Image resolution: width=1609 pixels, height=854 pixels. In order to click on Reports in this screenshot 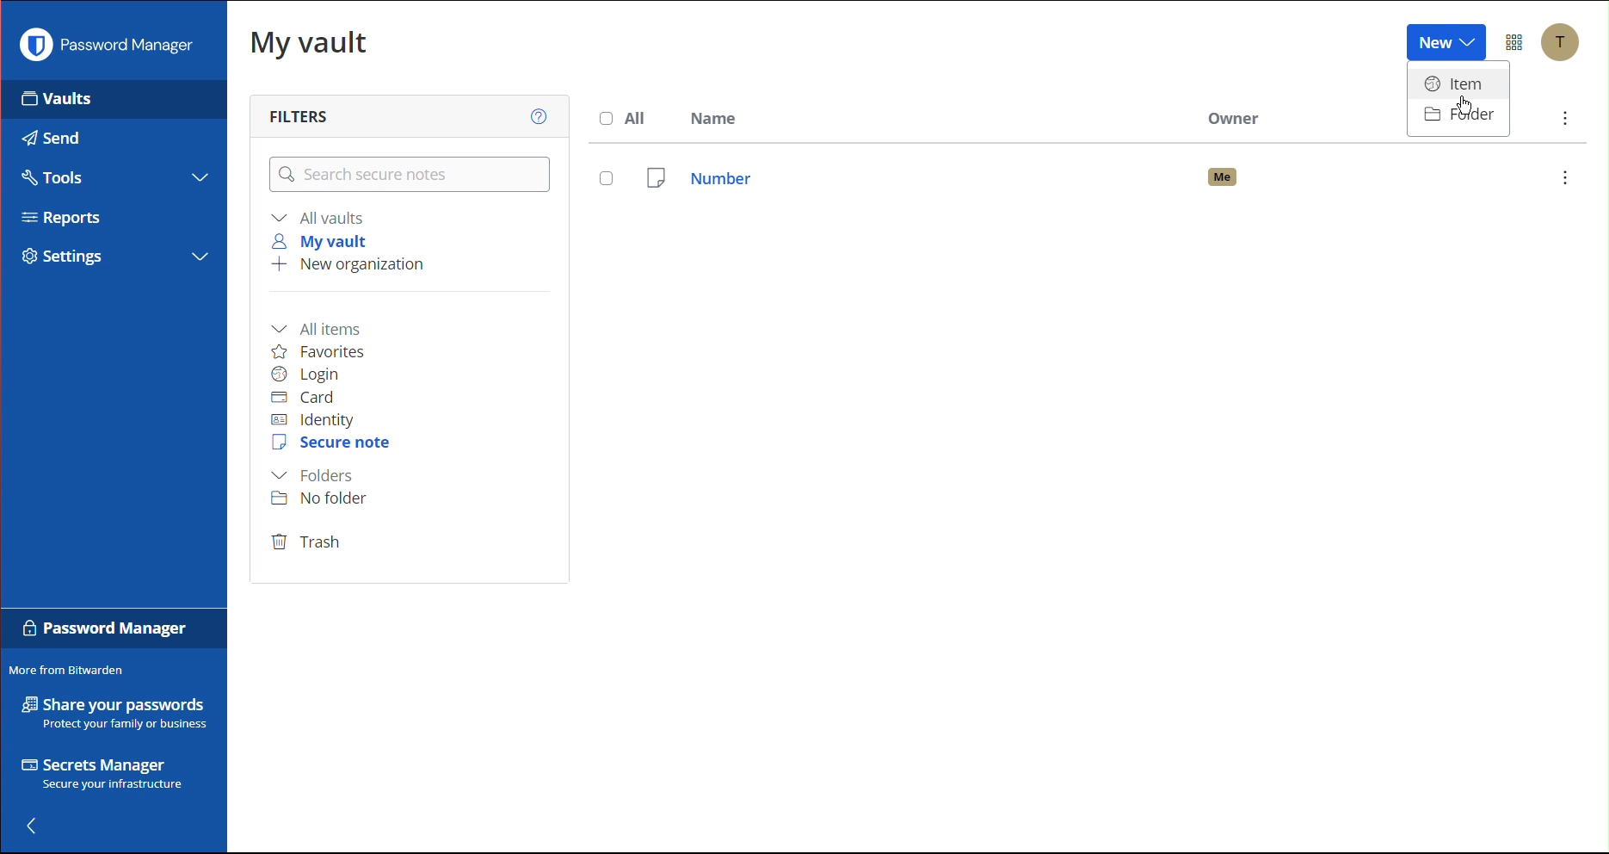, I will do `click(70, 220)`.